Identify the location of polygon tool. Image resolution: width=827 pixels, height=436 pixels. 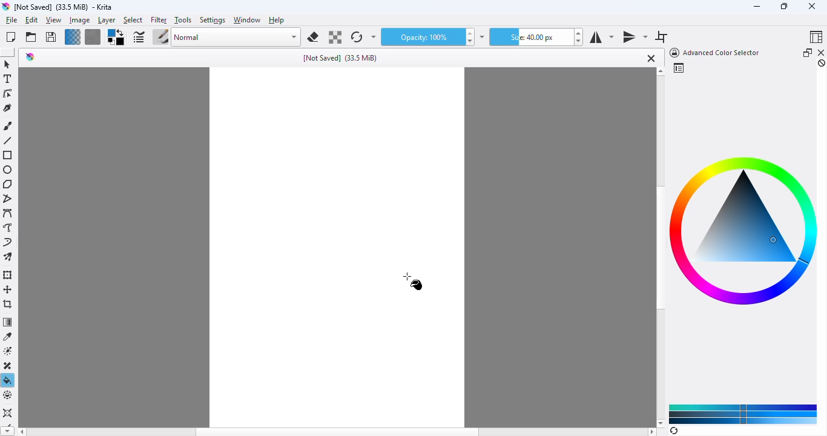
(7, 184).